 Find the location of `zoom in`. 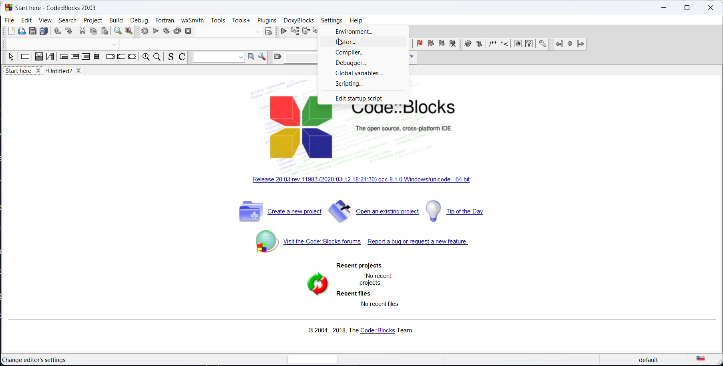

zoom in is located at coordinates (145, 58).